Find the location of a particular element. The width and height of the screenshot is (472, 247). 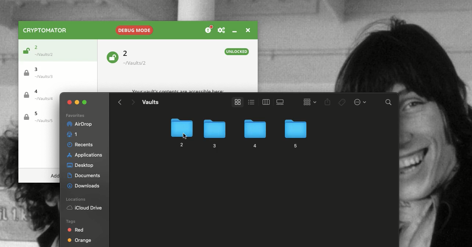

5 is located at coordinates (295, 133).